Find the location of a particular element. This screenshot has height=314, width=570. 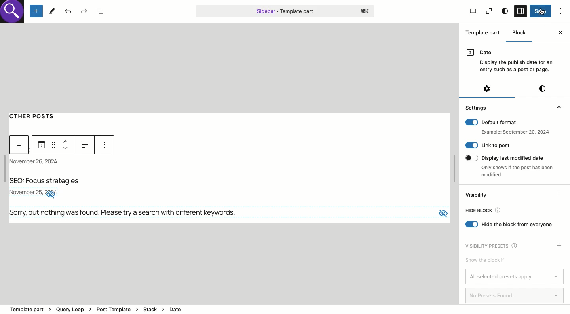

Add new block is located at coordinates (36, 11).